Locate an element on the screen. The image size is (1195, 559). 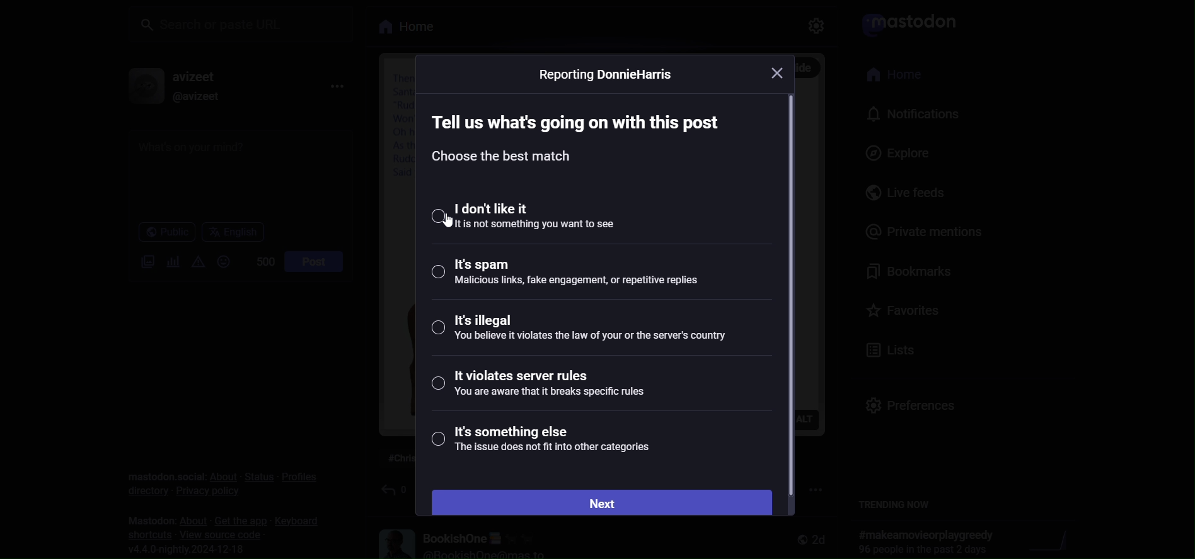
get the app is located at coordinates (236, 520).